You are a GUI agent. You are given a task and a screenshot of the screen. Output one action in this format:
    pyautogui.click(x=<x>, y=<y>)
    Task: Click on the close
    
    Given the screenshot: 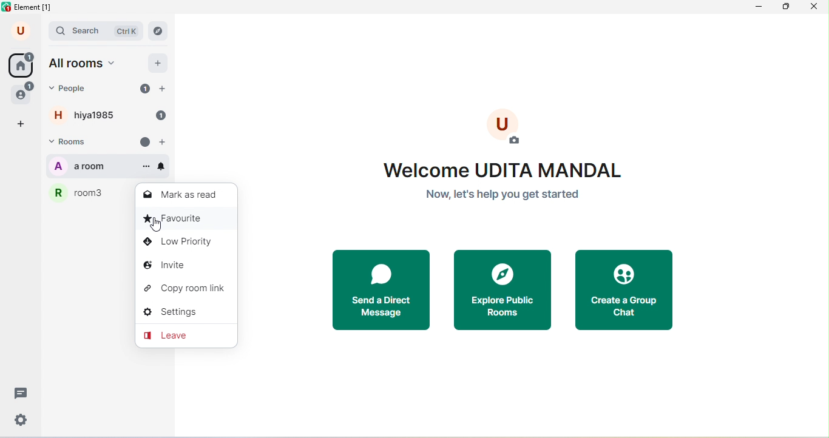 What is the action you would take?
    pyautogui.click(x=817, y=8)
    